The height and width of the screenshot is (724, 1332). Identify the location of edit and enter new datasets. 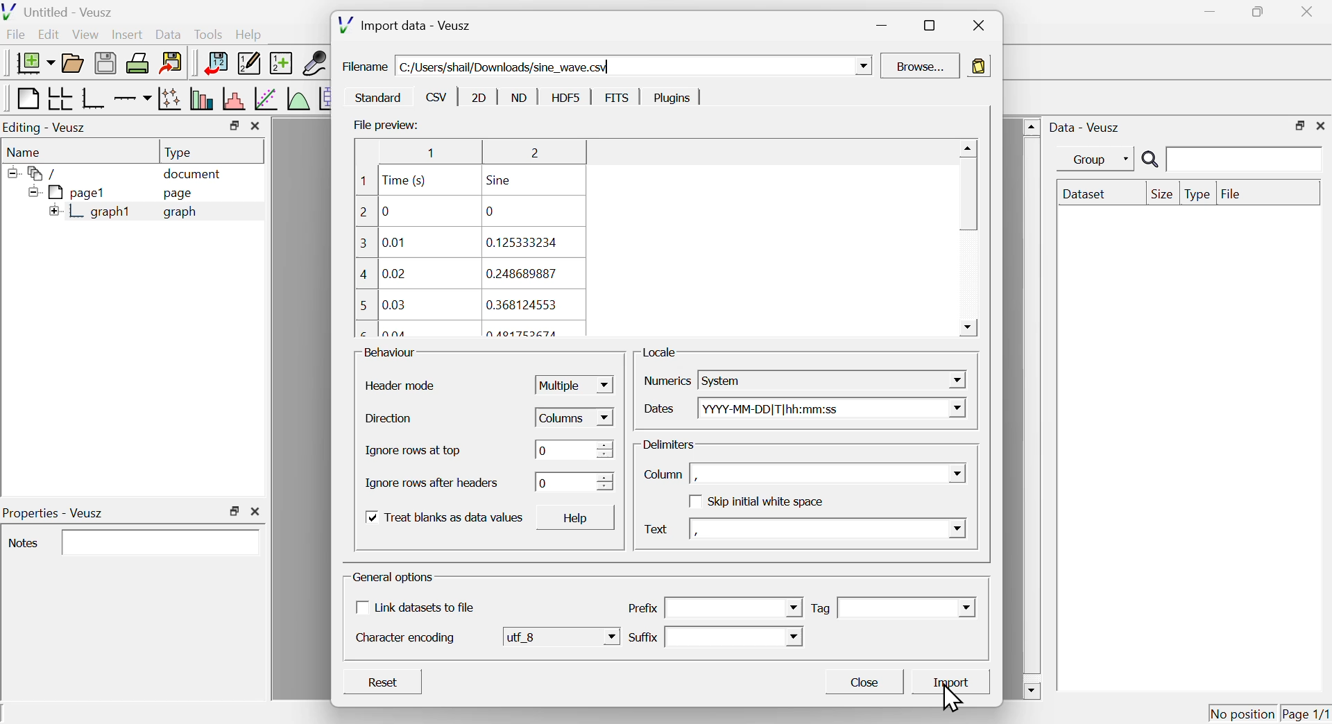
(248, 63).